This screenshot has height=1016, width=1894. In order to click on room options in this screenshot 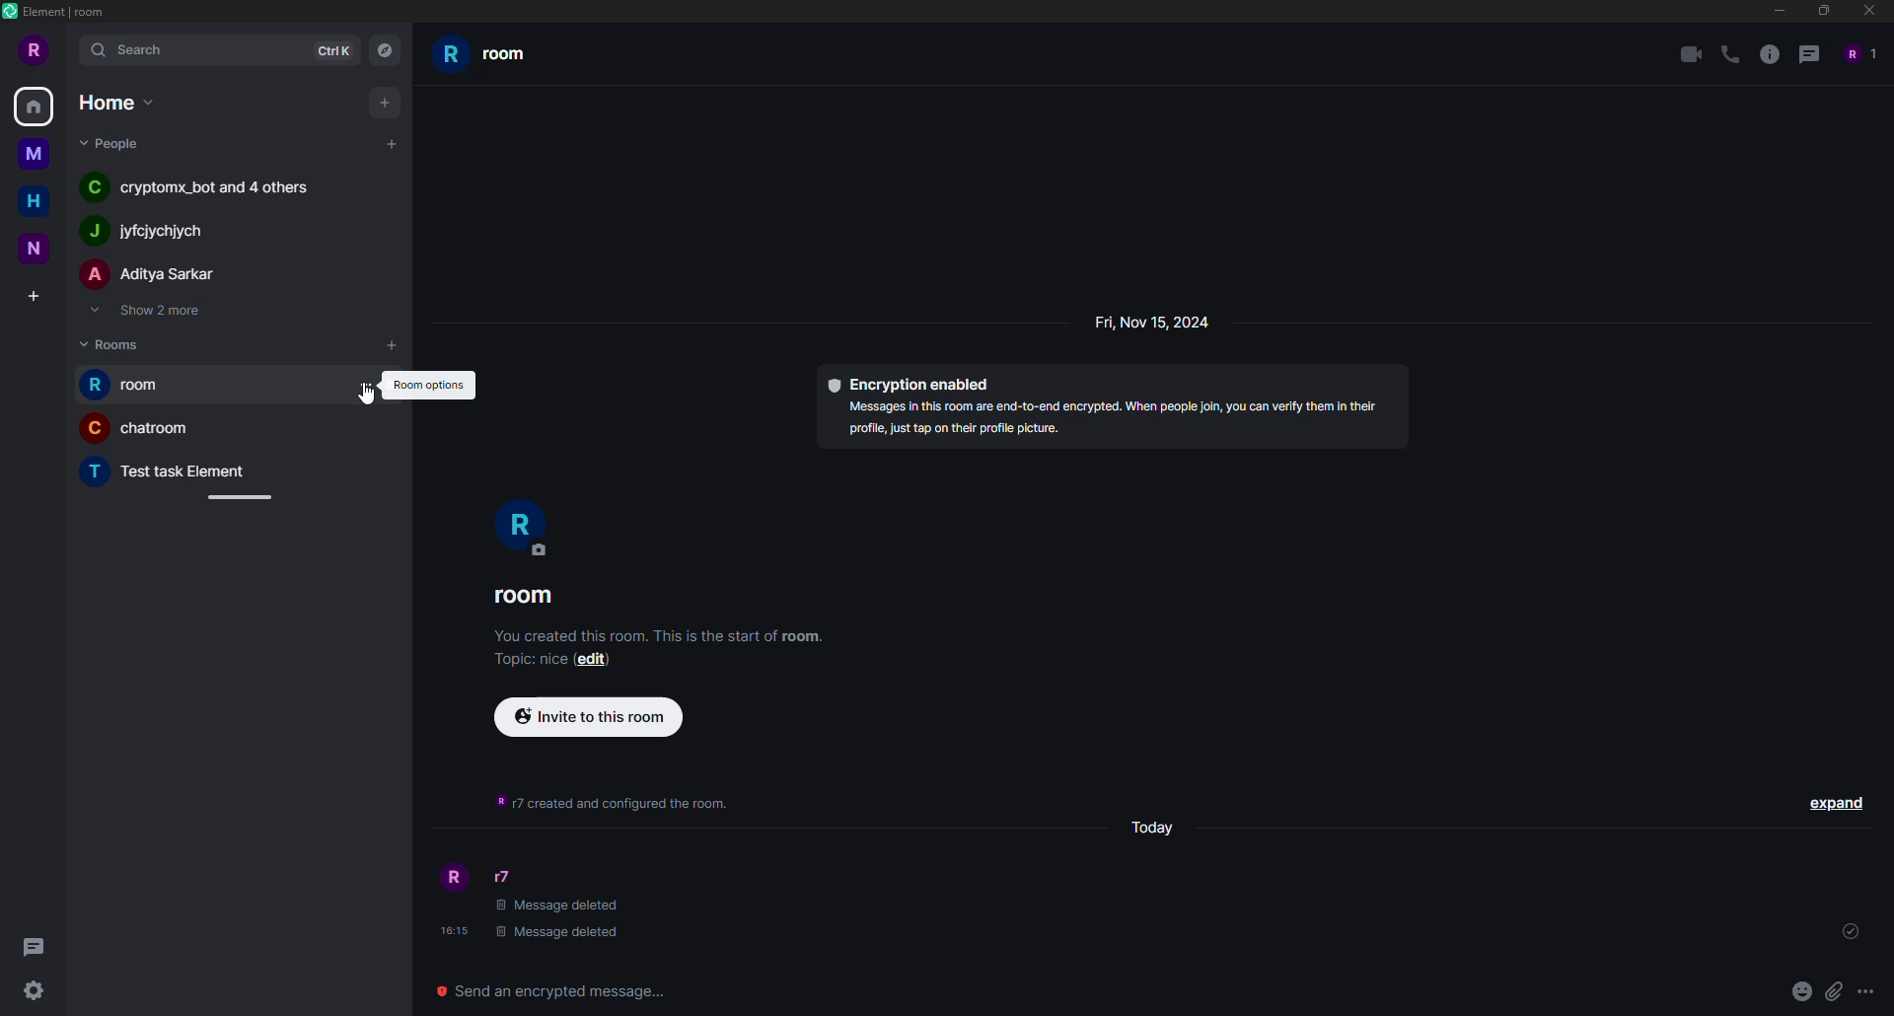, I will do `click(430, 386)`.